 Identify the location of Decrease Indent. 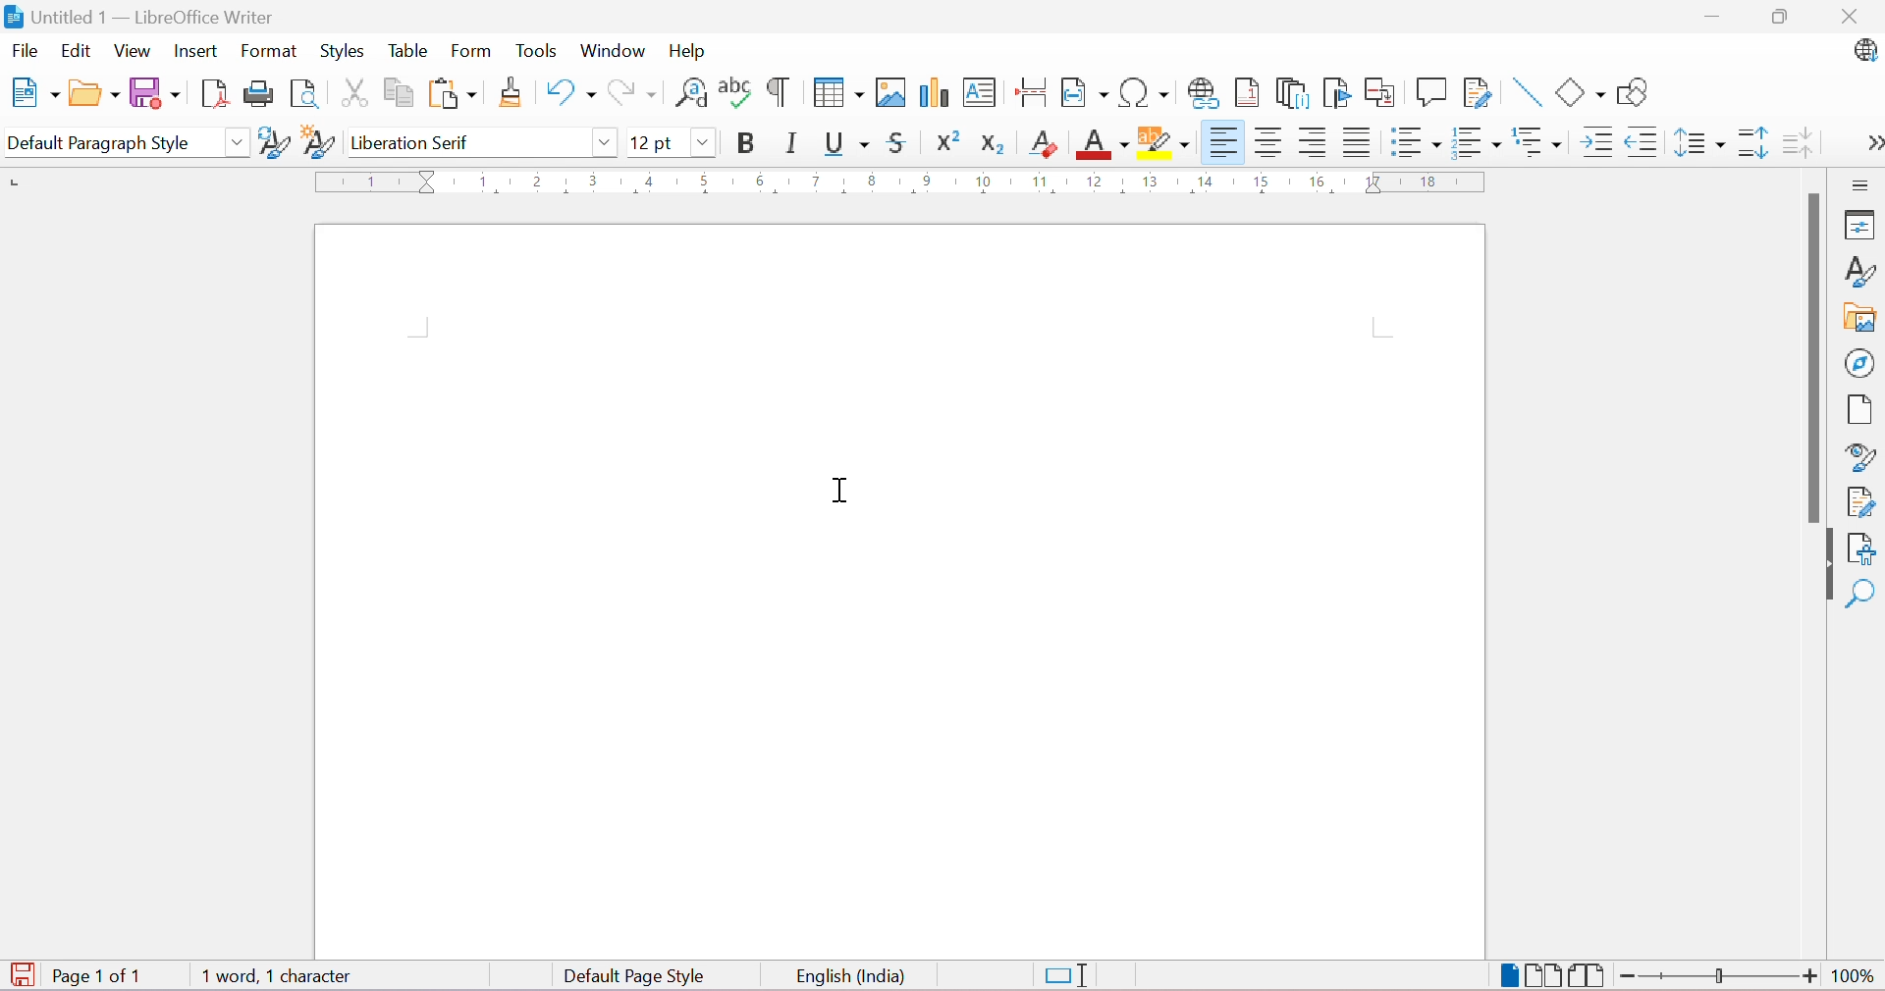
(1642, 141).